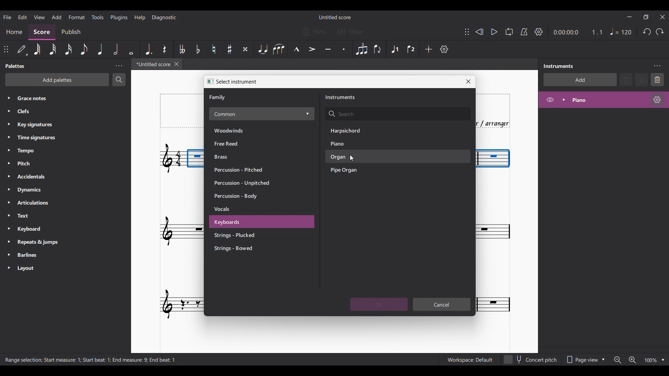  I want to click on Description of current selection, so click(92, 360).